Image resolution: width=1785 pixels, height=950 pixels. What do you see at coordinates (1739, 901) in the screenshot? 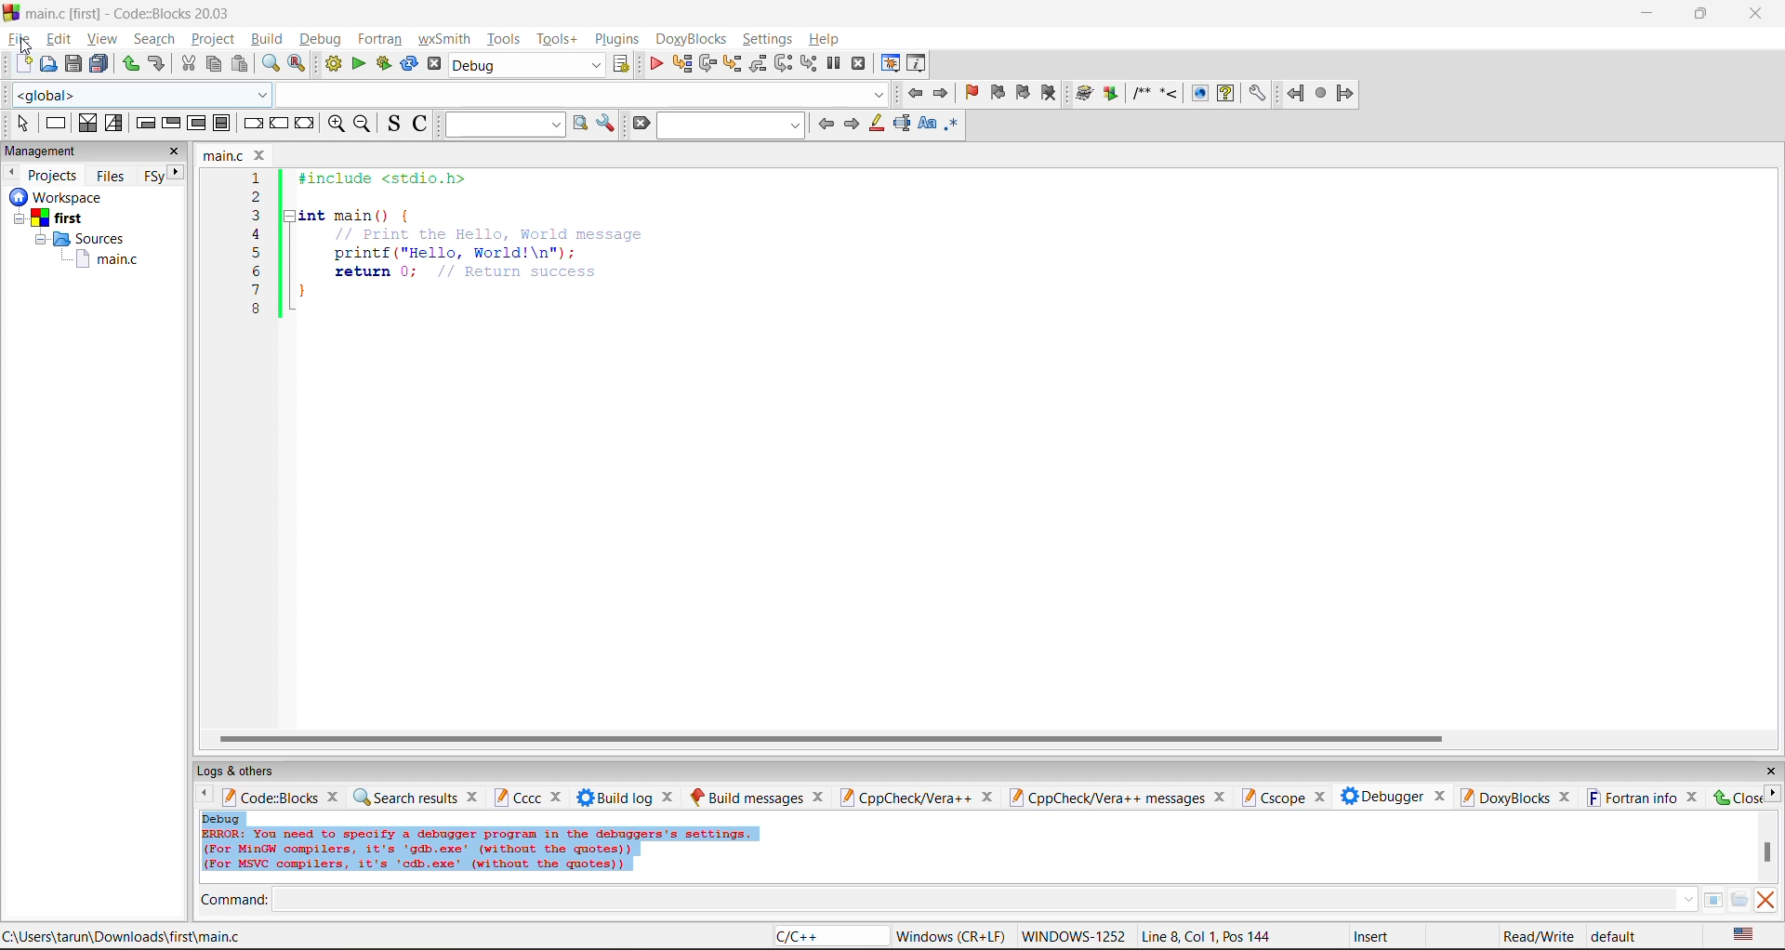
I see `open/browse` at bounding box center [1739, 901].